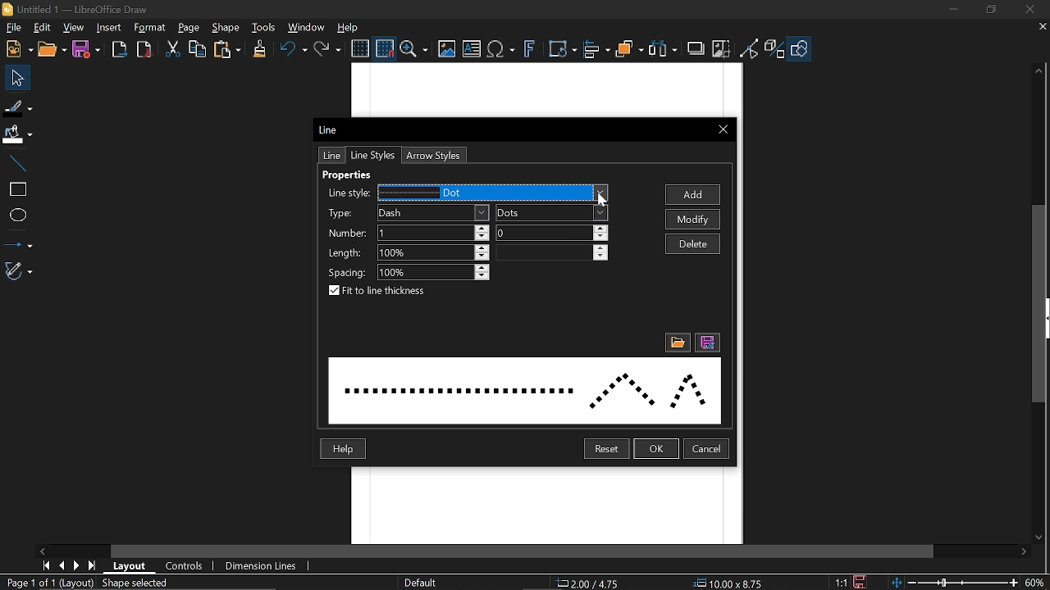 The image size is (1050, 590). What do you see at coordinates (955, 10) in the screenshot?
I see `Minimize` at bounding box center [955, 10].